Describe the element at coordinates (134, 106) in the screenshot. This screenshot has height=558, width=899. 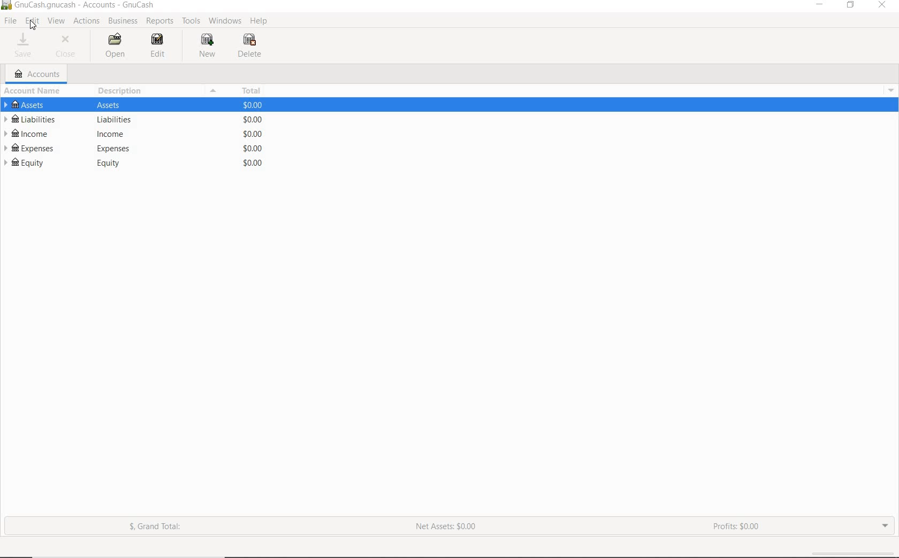
I see `ASSETS` at that location.